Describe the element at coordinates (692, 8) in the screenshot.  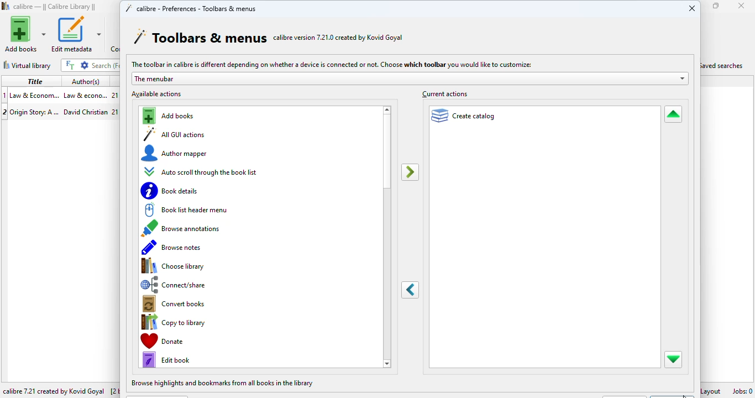
I see `close` at that location.